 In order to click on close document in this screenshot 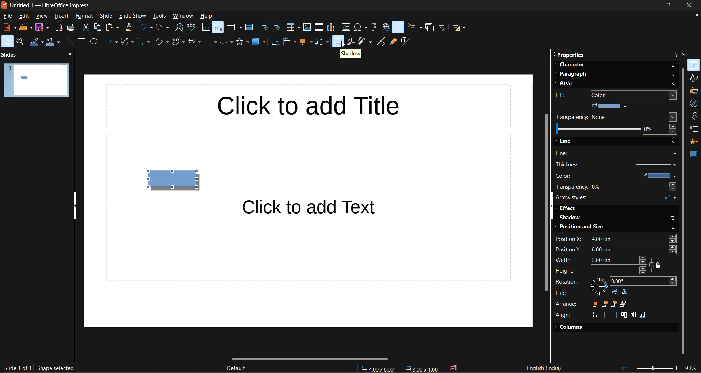, I will do `click(695, 15)`.